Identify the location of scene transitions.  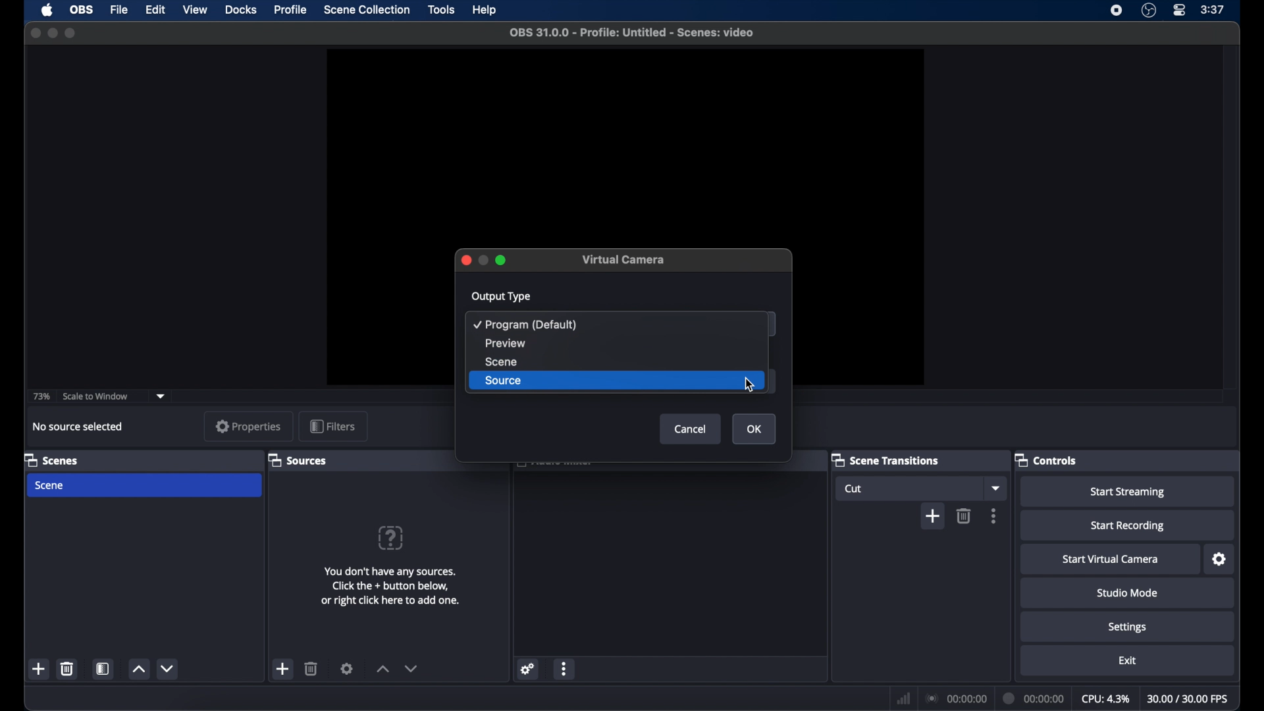
(886, 460).